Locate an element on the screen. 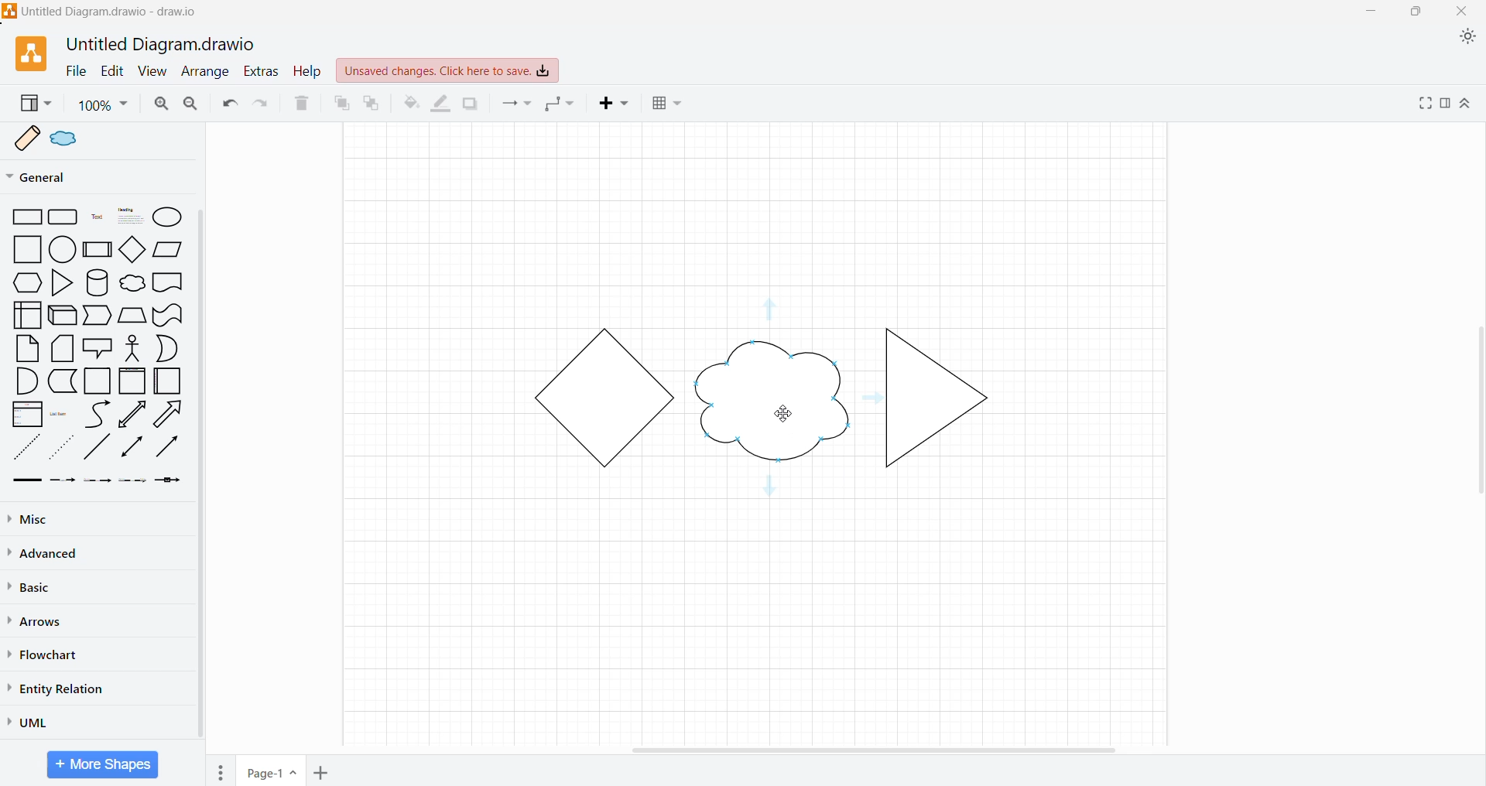 The image size is (1486, 786). Fullscreen is located at coordinates (1423, 105).